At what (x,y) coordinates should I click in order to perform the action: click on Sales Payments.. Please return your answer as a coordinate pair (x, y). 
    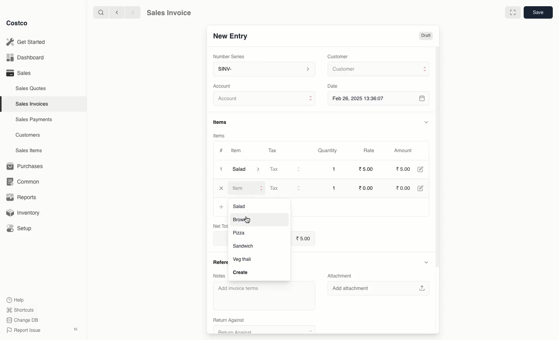
    Looking at the image, I should click on (35, 120).